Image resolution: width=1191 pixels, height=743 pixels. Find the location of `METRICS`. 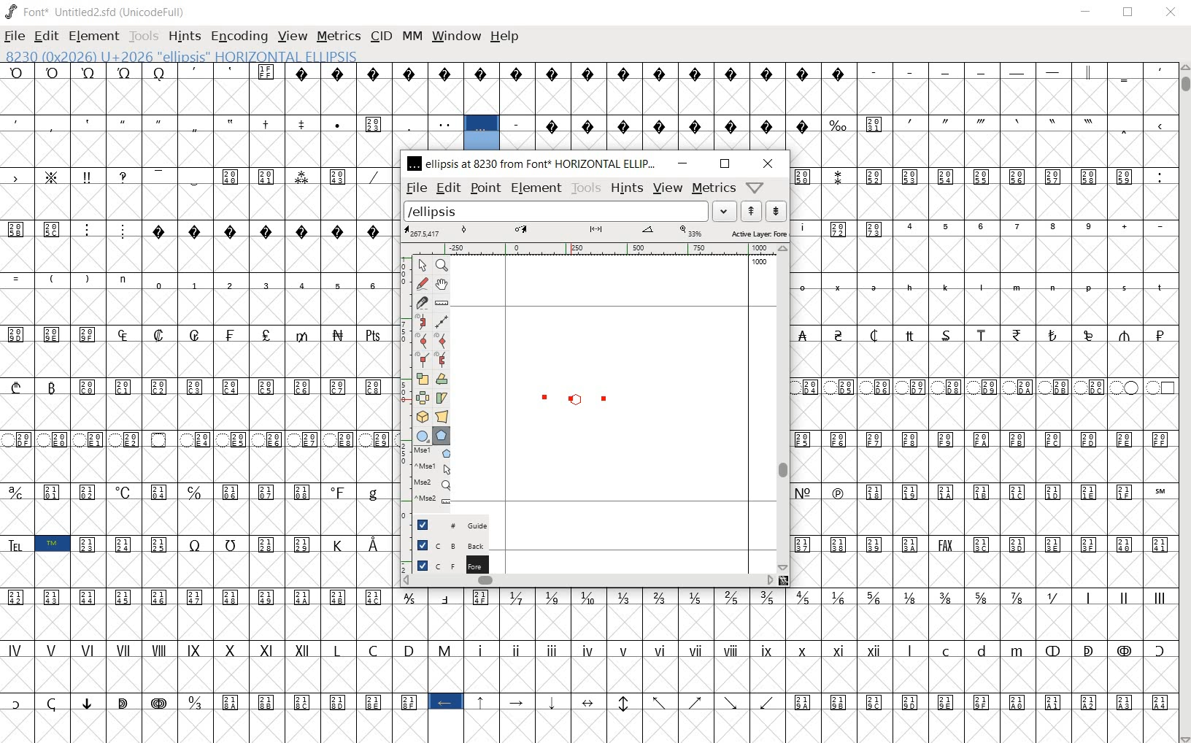

METRICS is located at coordinates (339, 36).